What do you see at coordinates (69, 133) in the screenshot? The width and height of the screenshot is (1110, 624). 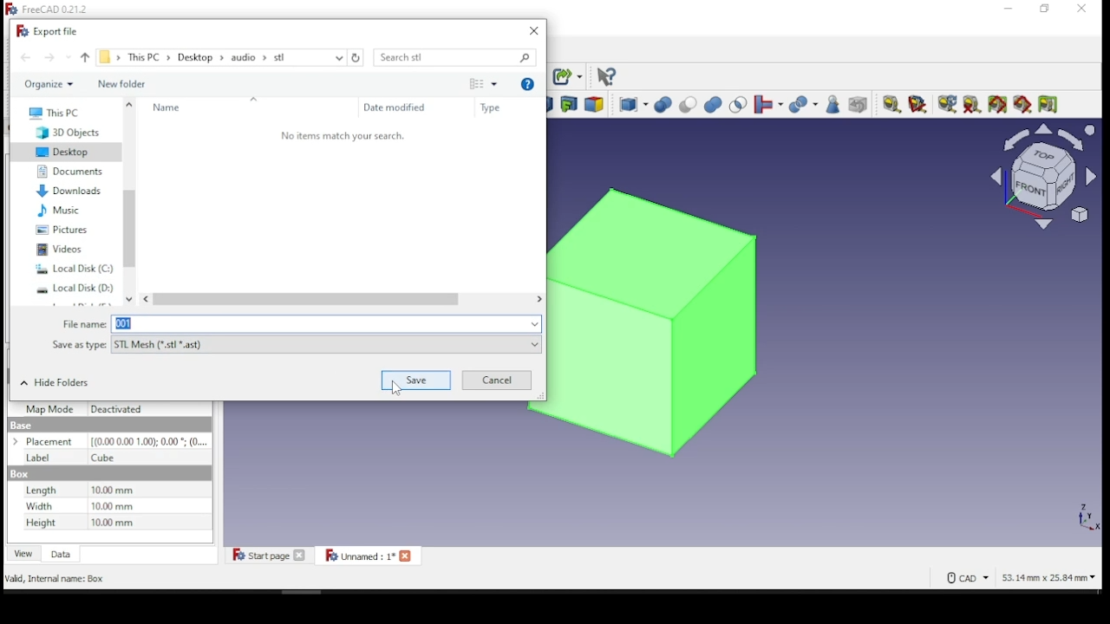 I see `3D objects` at bounding box center [69, 133].